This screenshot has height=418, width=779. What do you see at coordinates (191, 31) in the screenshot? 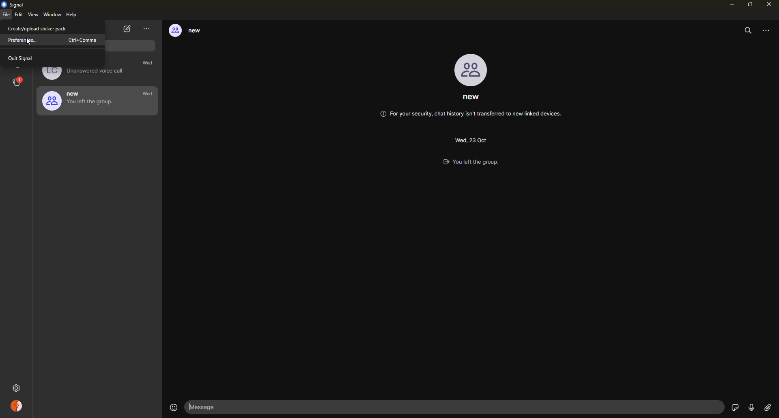
I see `new` at bounding box center [191, 31].